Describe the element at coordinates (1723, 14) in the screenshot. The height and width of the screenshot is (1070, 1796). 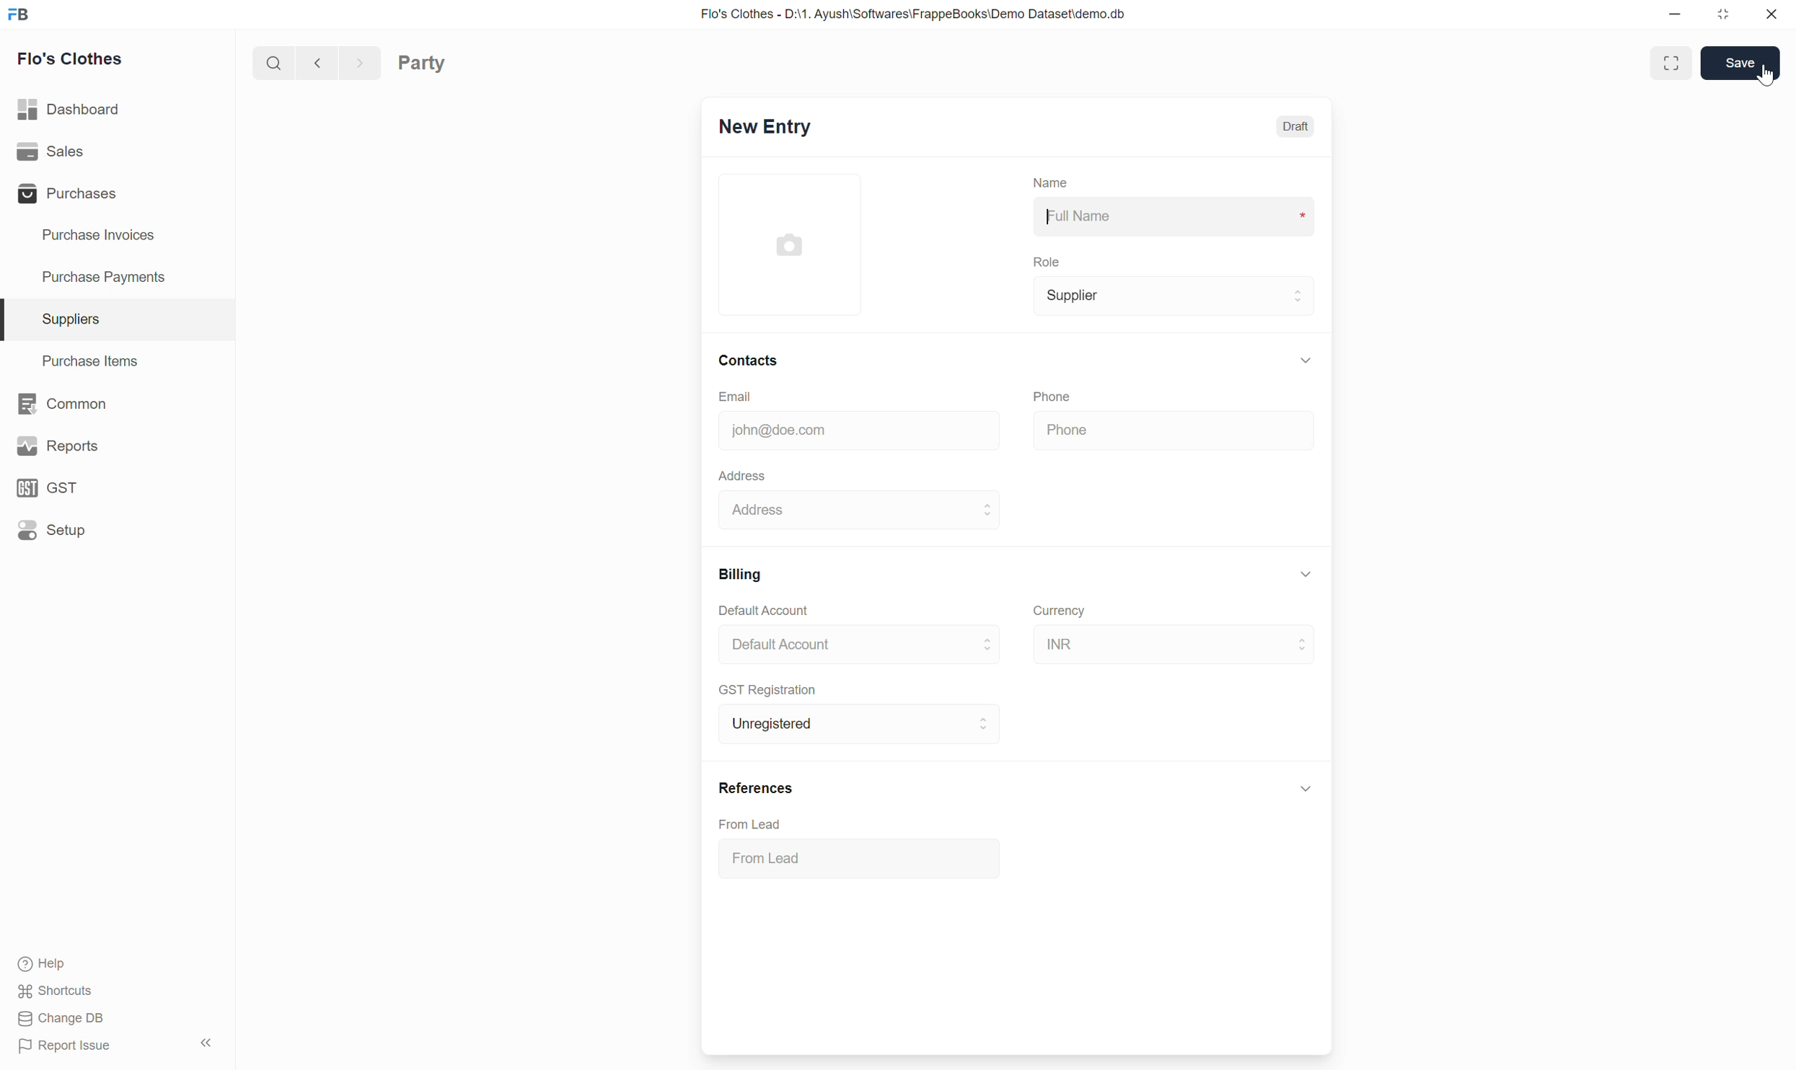
I see `Change dimension` at that location.